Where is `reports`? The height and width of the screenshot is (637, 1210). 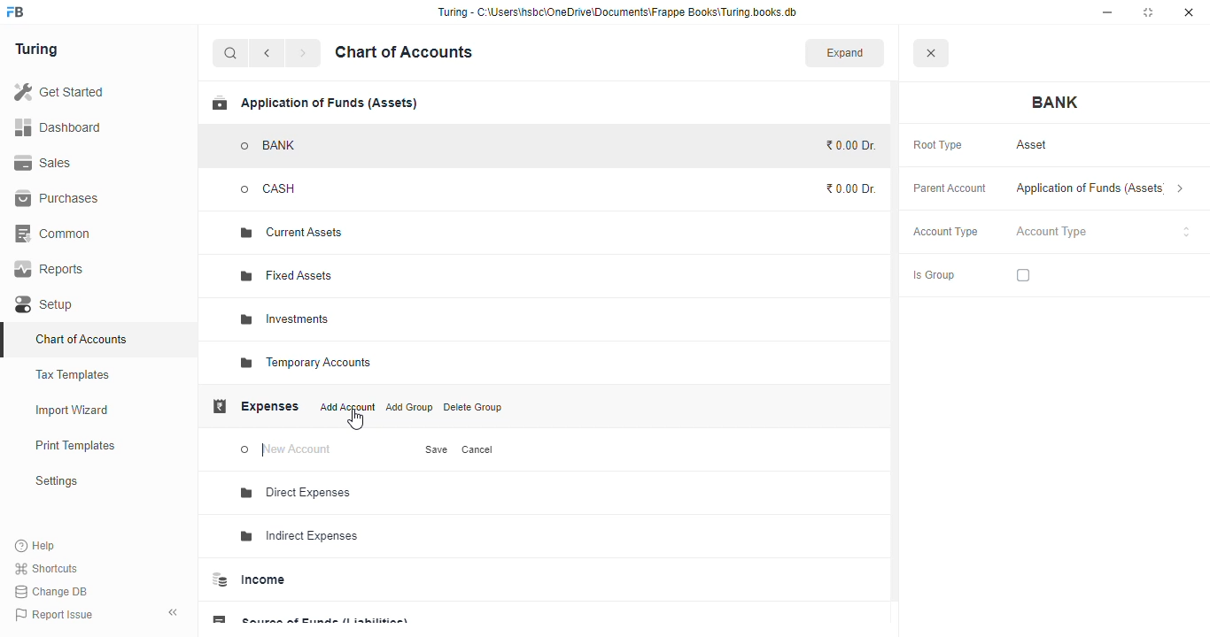 reports is located at coordinates (50, 269).